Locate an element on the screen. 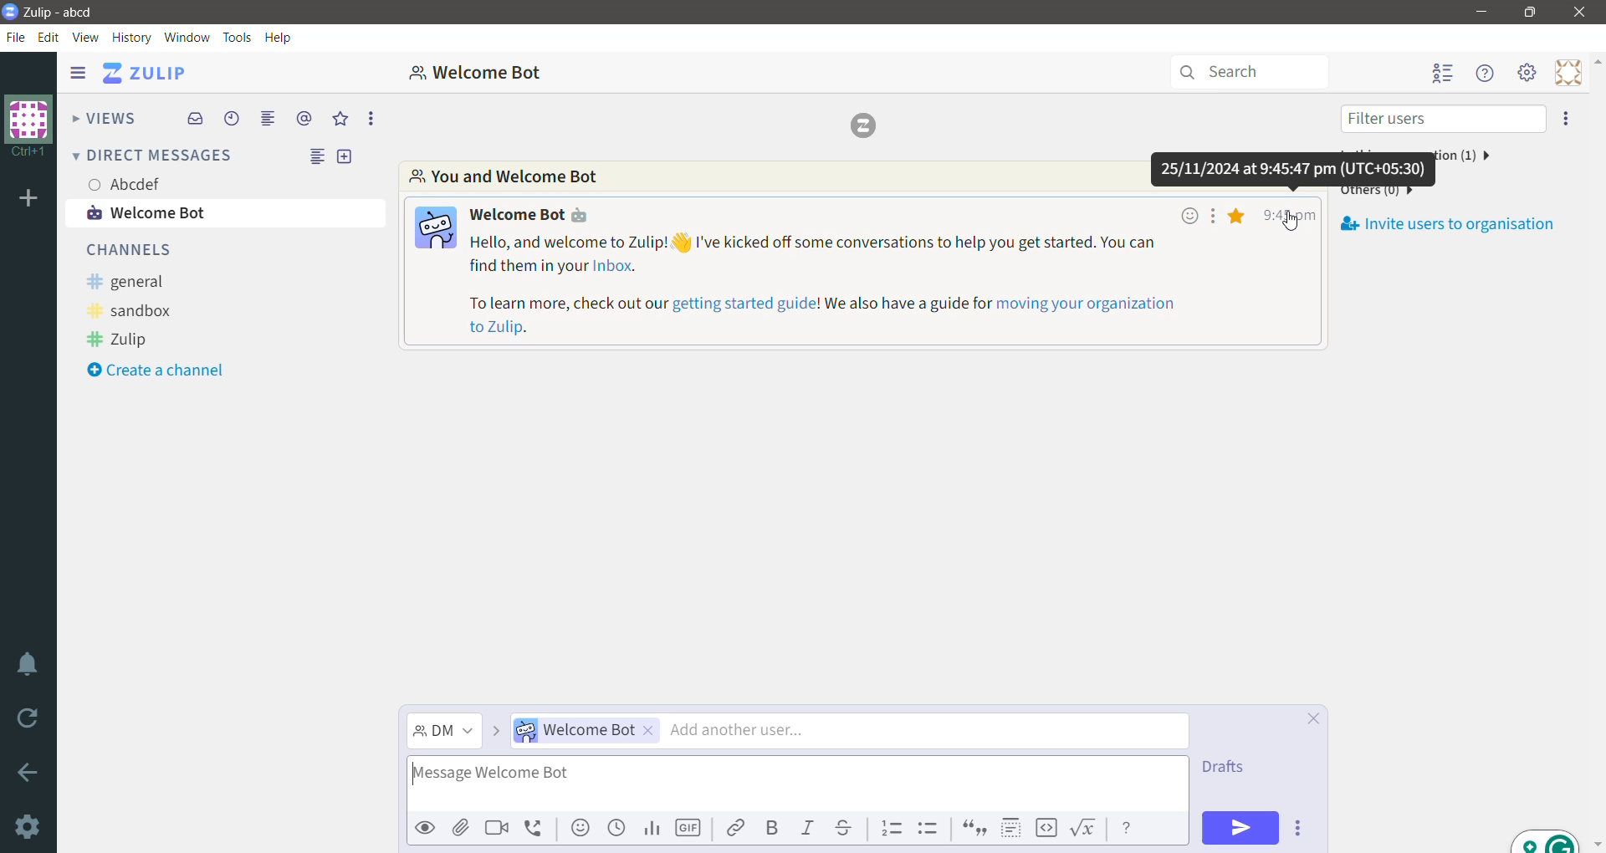 The width and height of the screenshot is (1606, 853). View Bot card is located at coordinates (435, 228).